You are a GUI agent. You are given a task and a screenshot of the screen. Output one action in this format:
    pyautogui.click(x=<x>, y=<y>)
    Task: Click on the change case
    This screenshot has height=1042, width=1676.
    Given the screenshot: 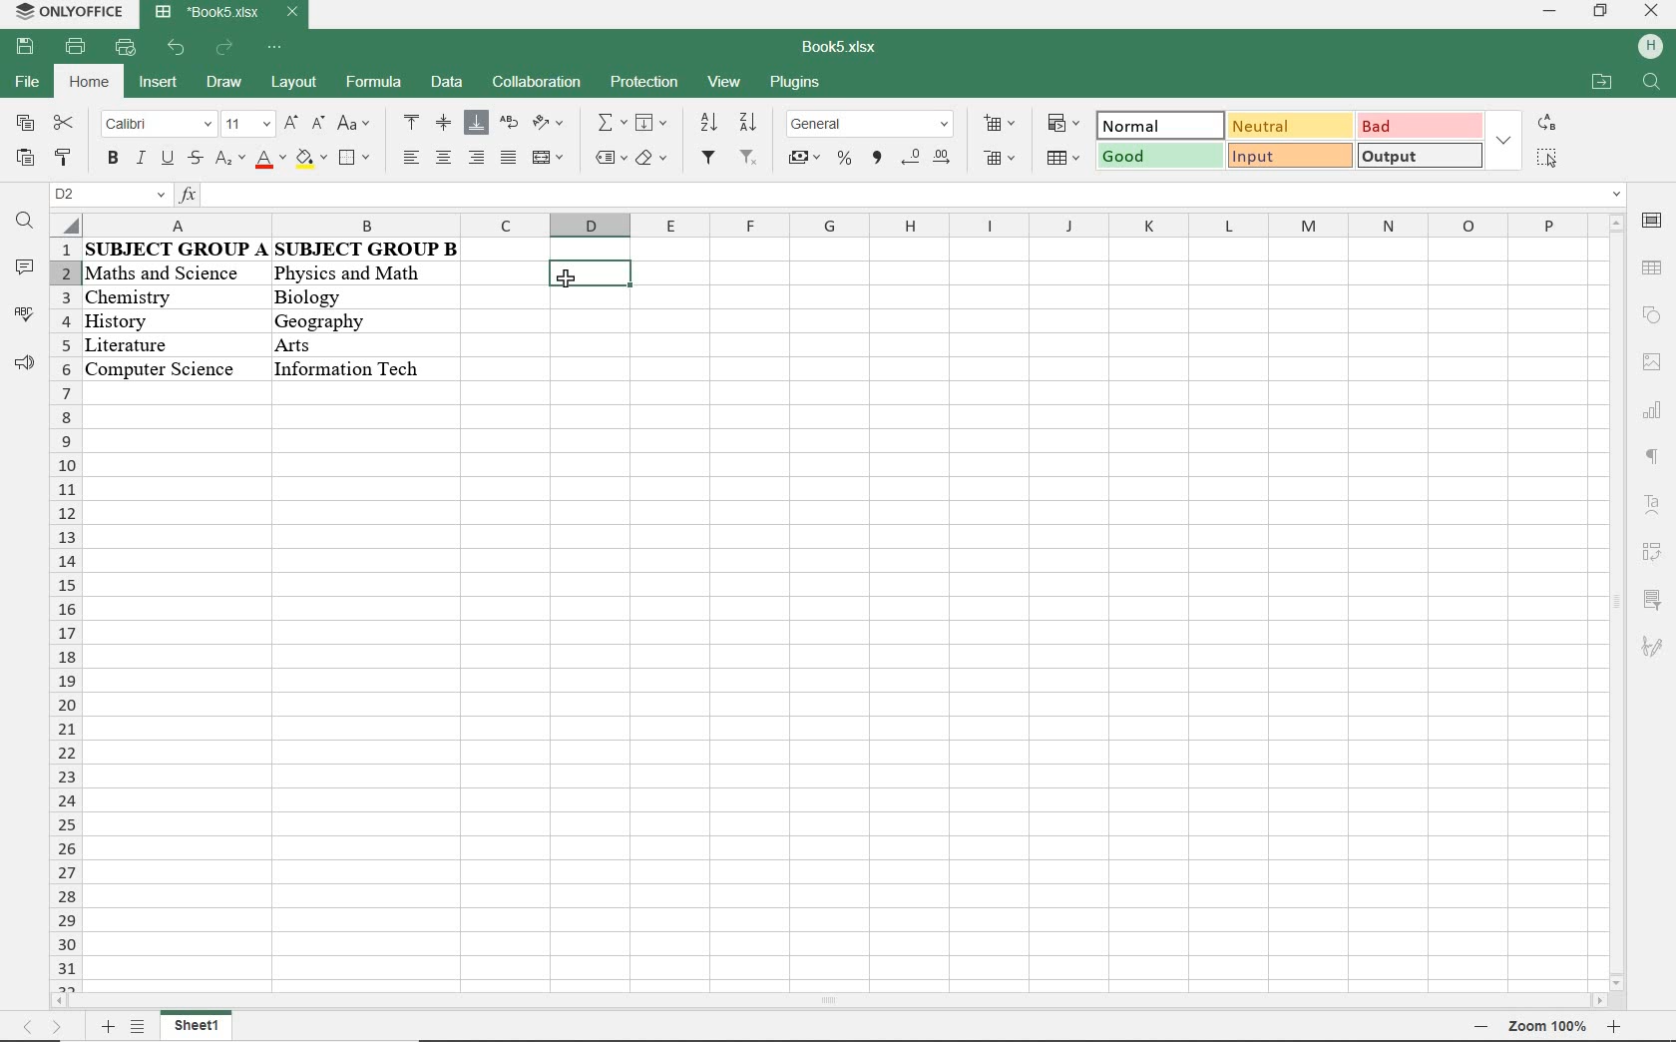 What is the action you would take?
    pyautogui.click(x=356, y=124)
    